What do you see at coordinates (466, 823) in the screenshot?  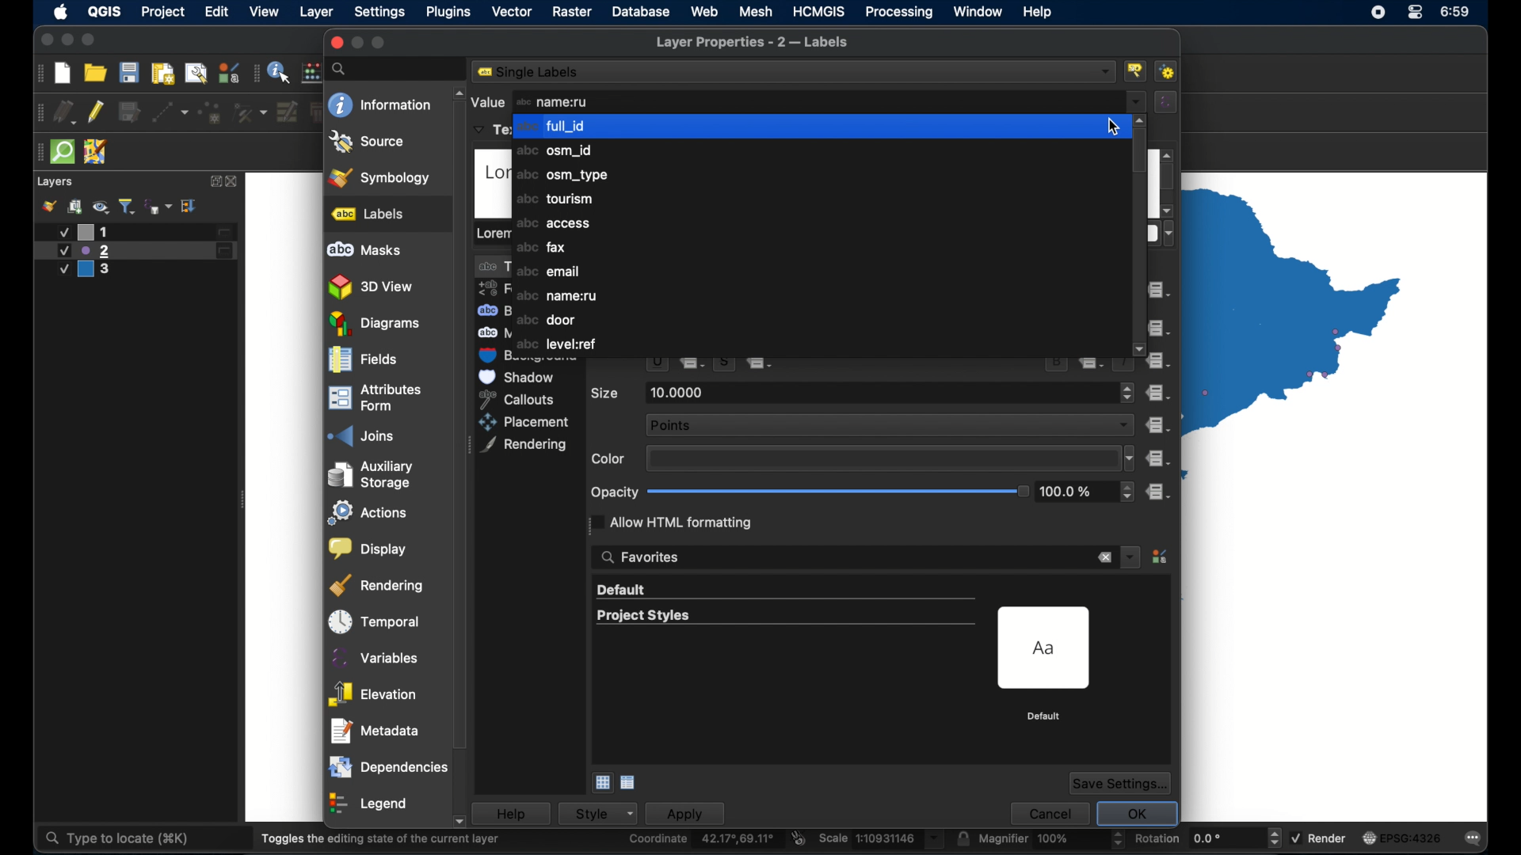 I see `scroll down arrow` at bounding box center [466, 823].